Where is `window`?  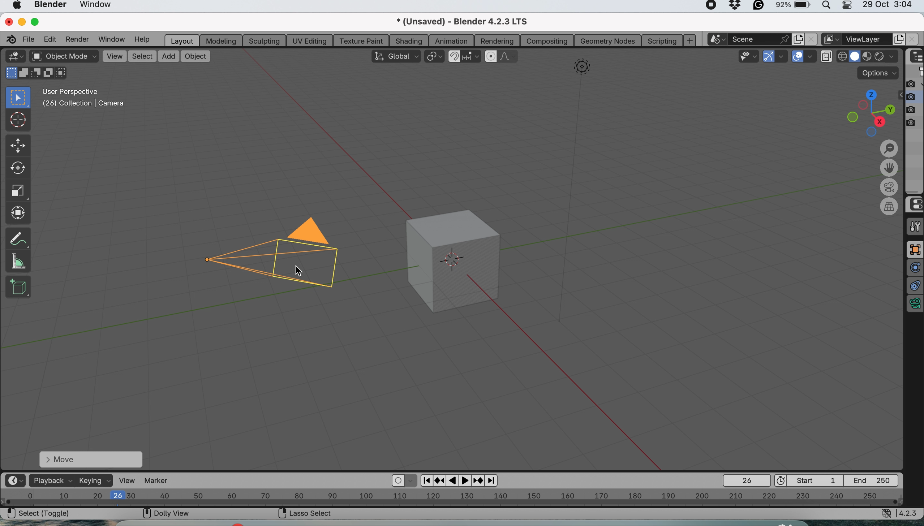
window is located at coordinates (100, 6).